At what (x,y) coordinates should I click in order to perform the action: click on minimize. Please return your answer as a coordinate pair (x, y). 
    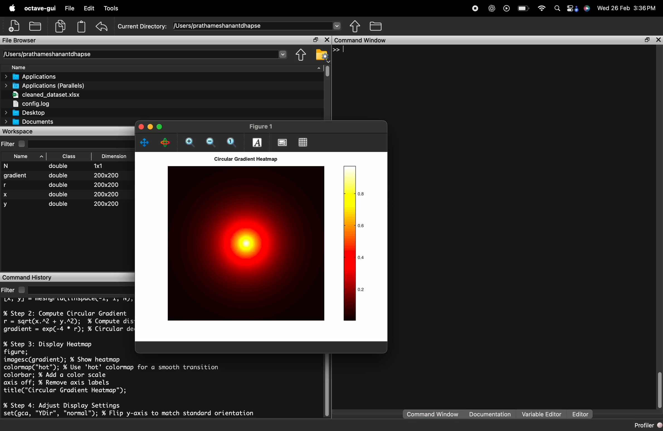
    Looking at the image, I should click on (150, 127).